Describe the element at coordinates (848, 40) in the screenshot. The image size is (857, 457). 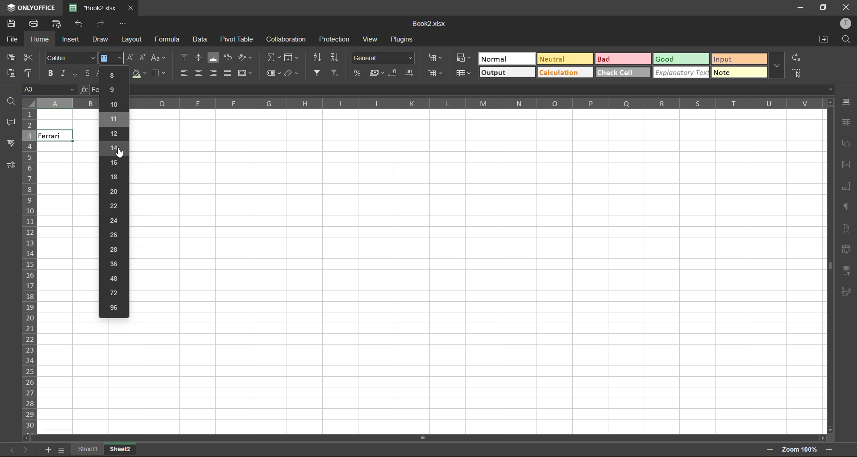
I see `find` at that location.